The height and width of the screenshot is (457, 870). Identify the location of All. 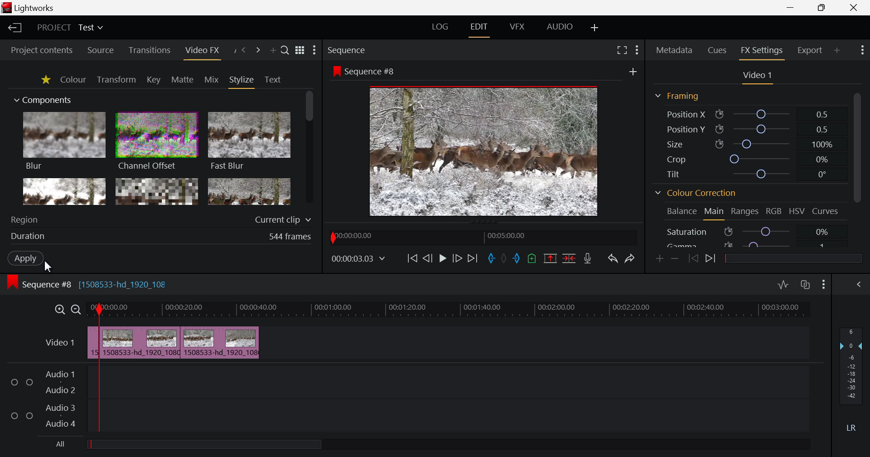
(199, 447).